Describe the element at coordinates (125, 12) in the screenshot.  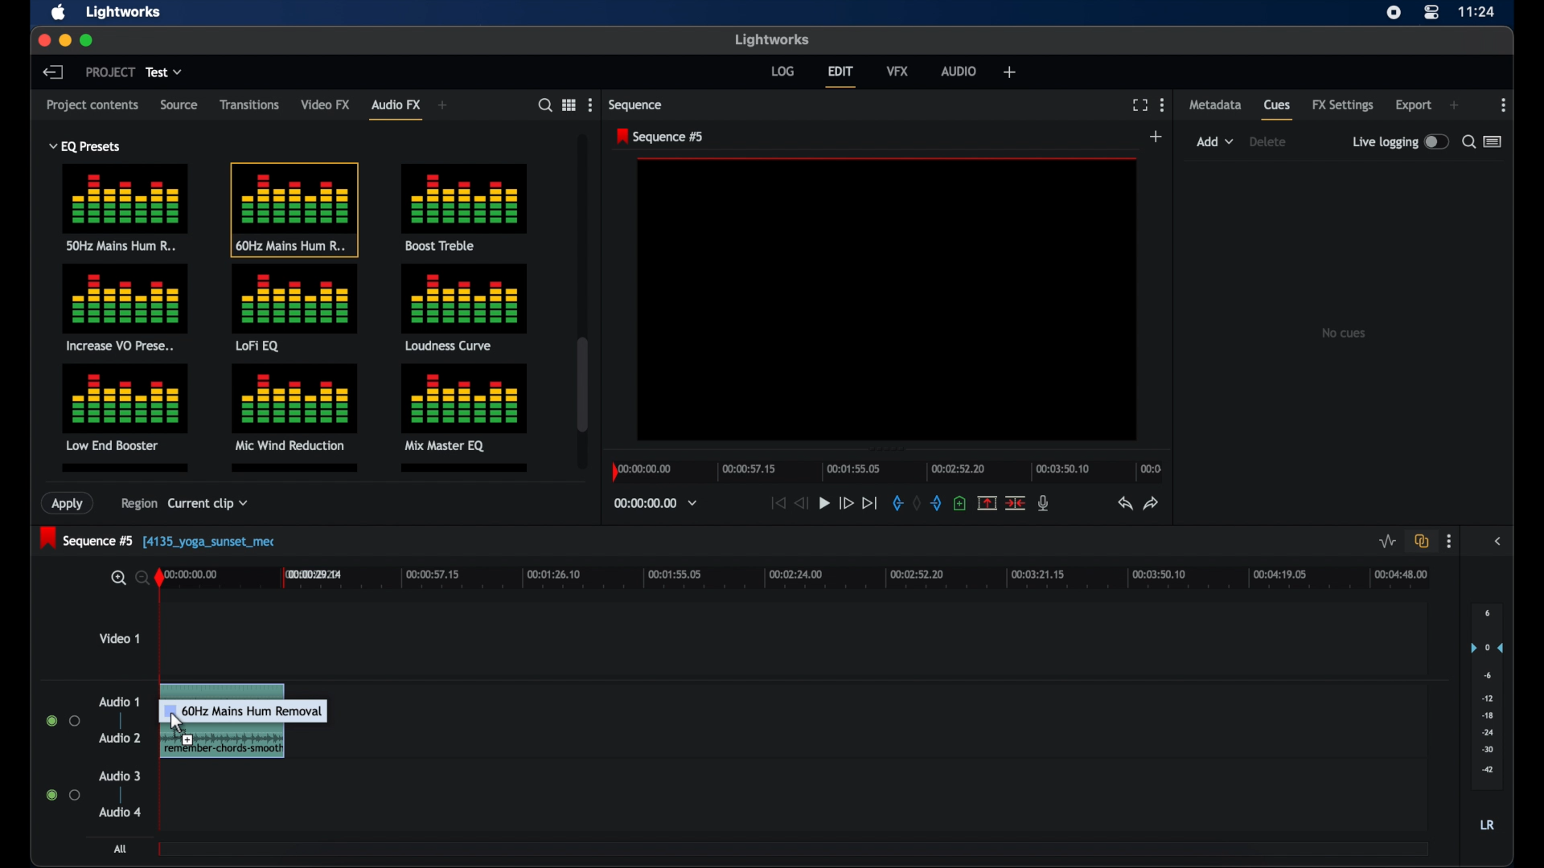
I see `lightworks` at that location.